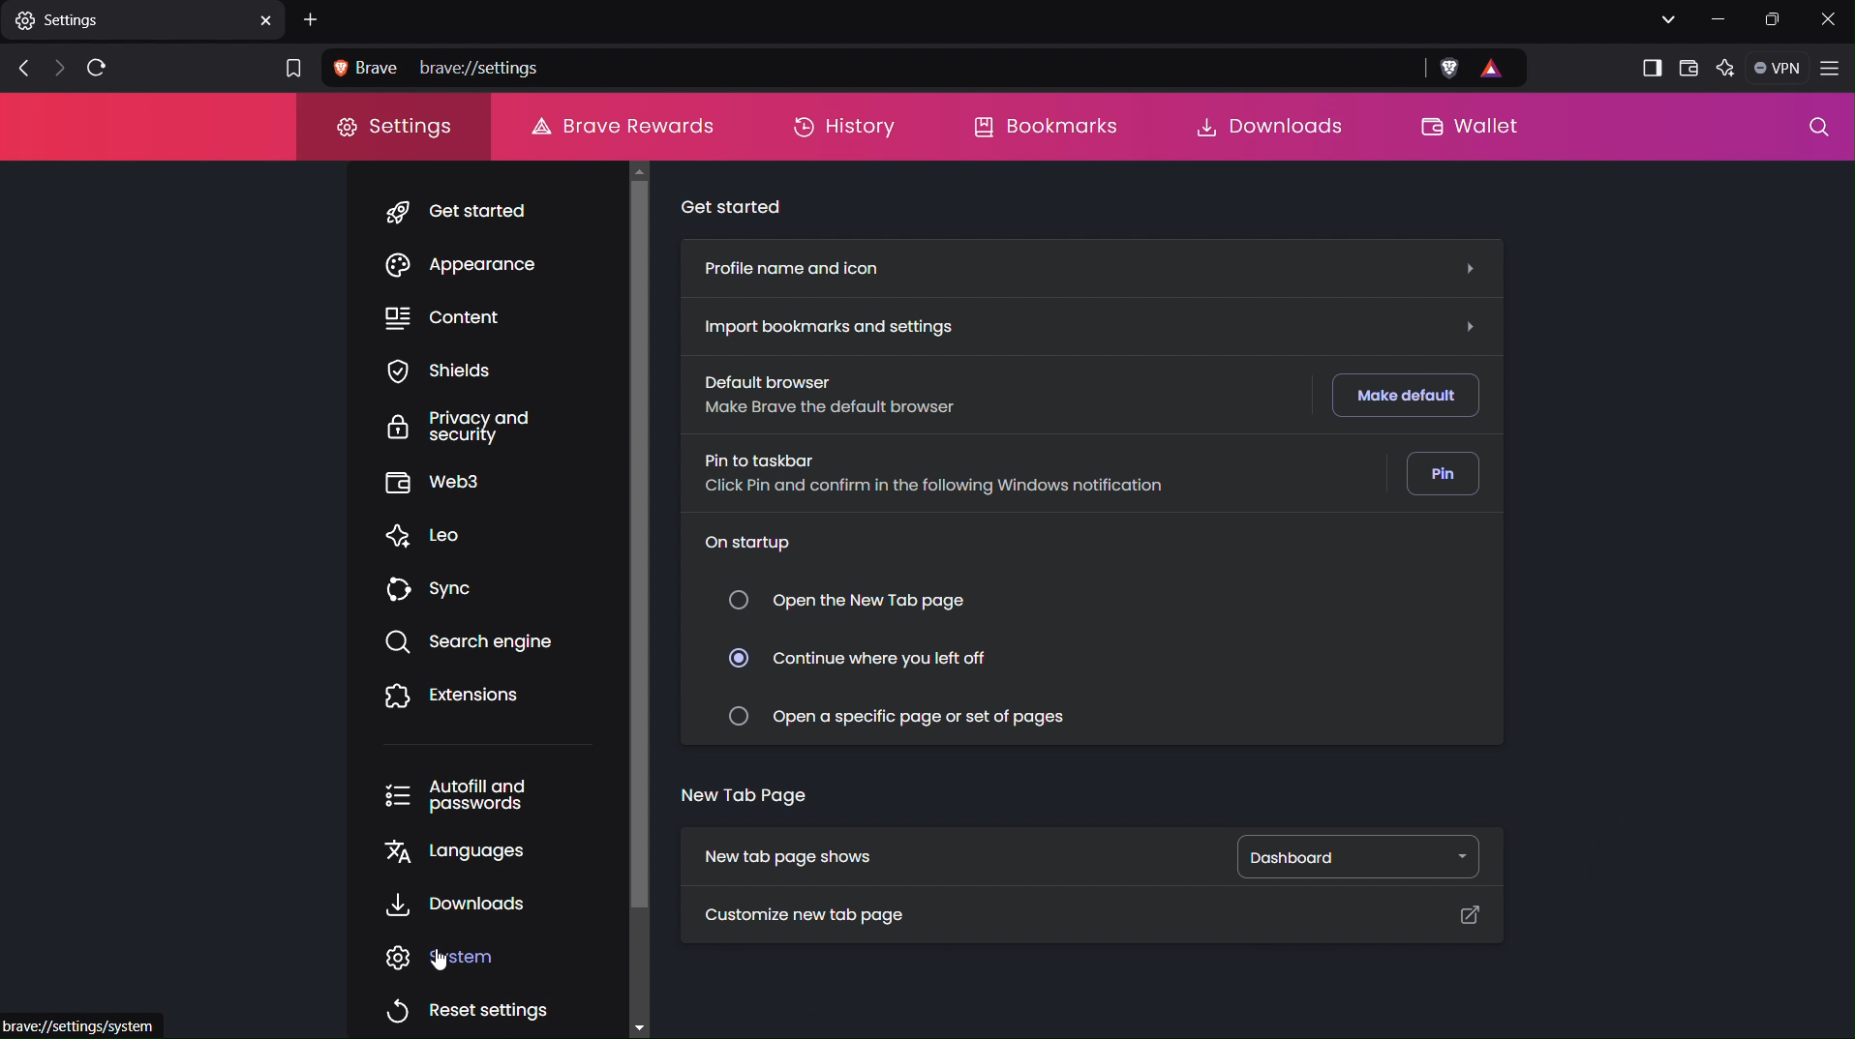  What do you see at coordinates (1651, 69) in the screenshot?
I see `Show sidebar` at bounding box center [1651, 69].